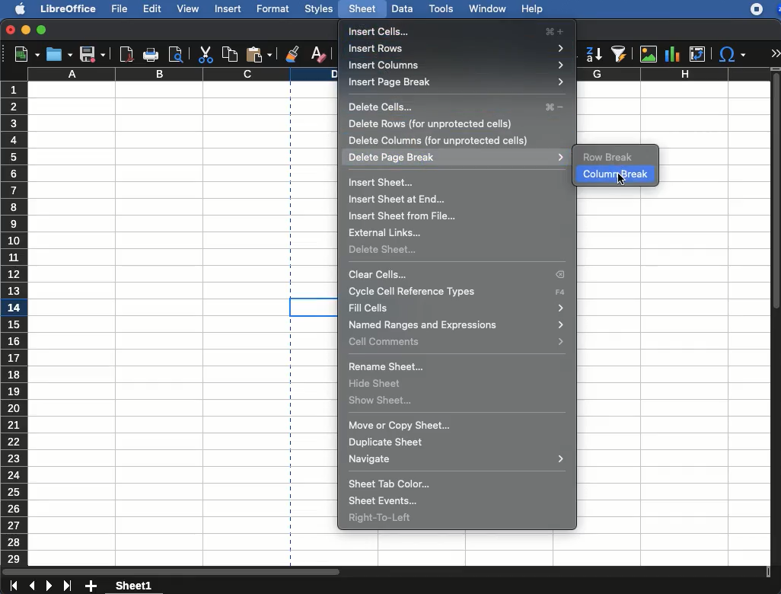 This screenshot has width=781, height=594. I want to click on cut, so click(205, 56).